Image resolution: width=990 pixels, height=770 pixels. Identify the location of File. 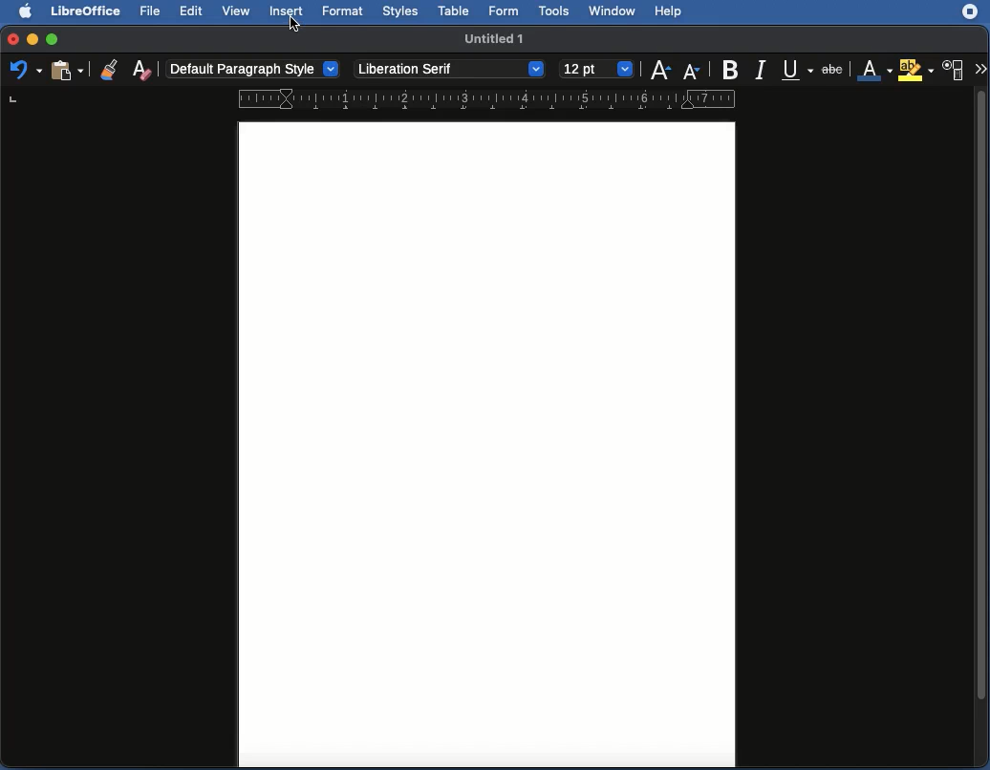
(152, 11).